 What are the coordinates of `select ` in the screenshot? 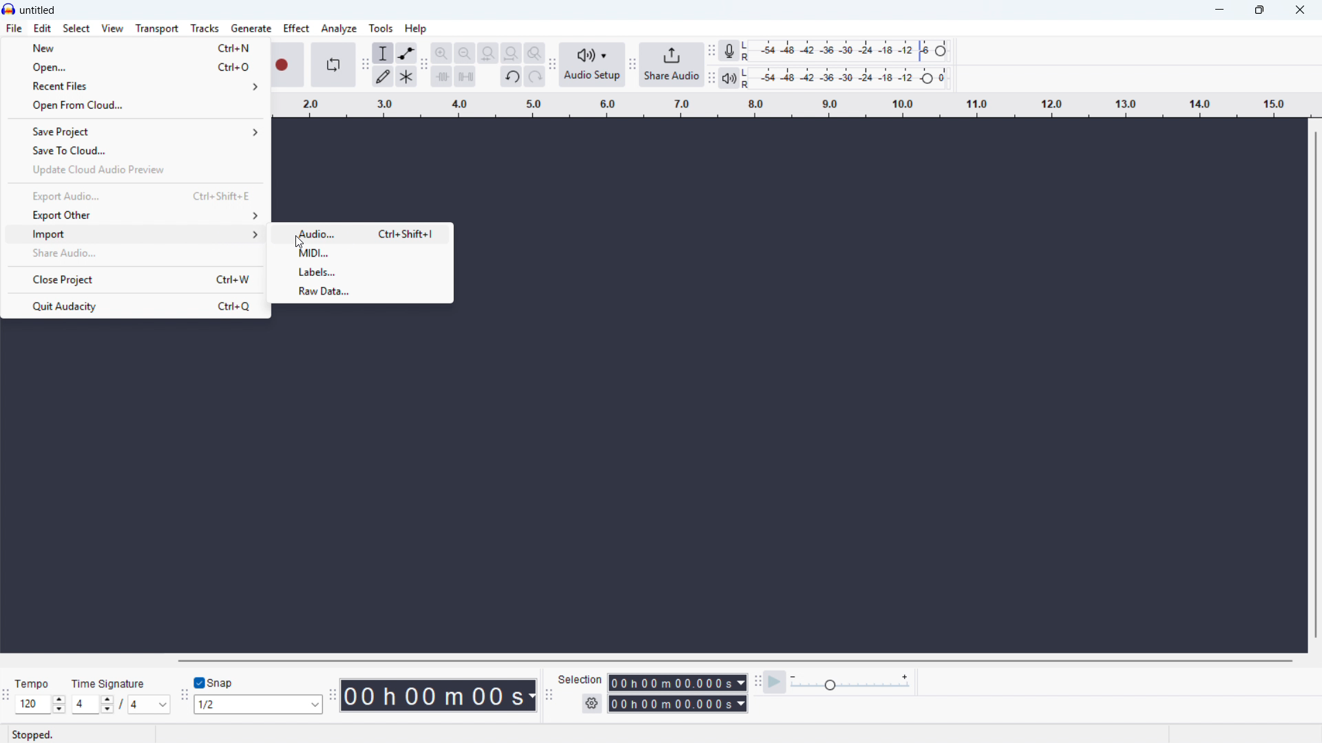 It's located at (77, 29).